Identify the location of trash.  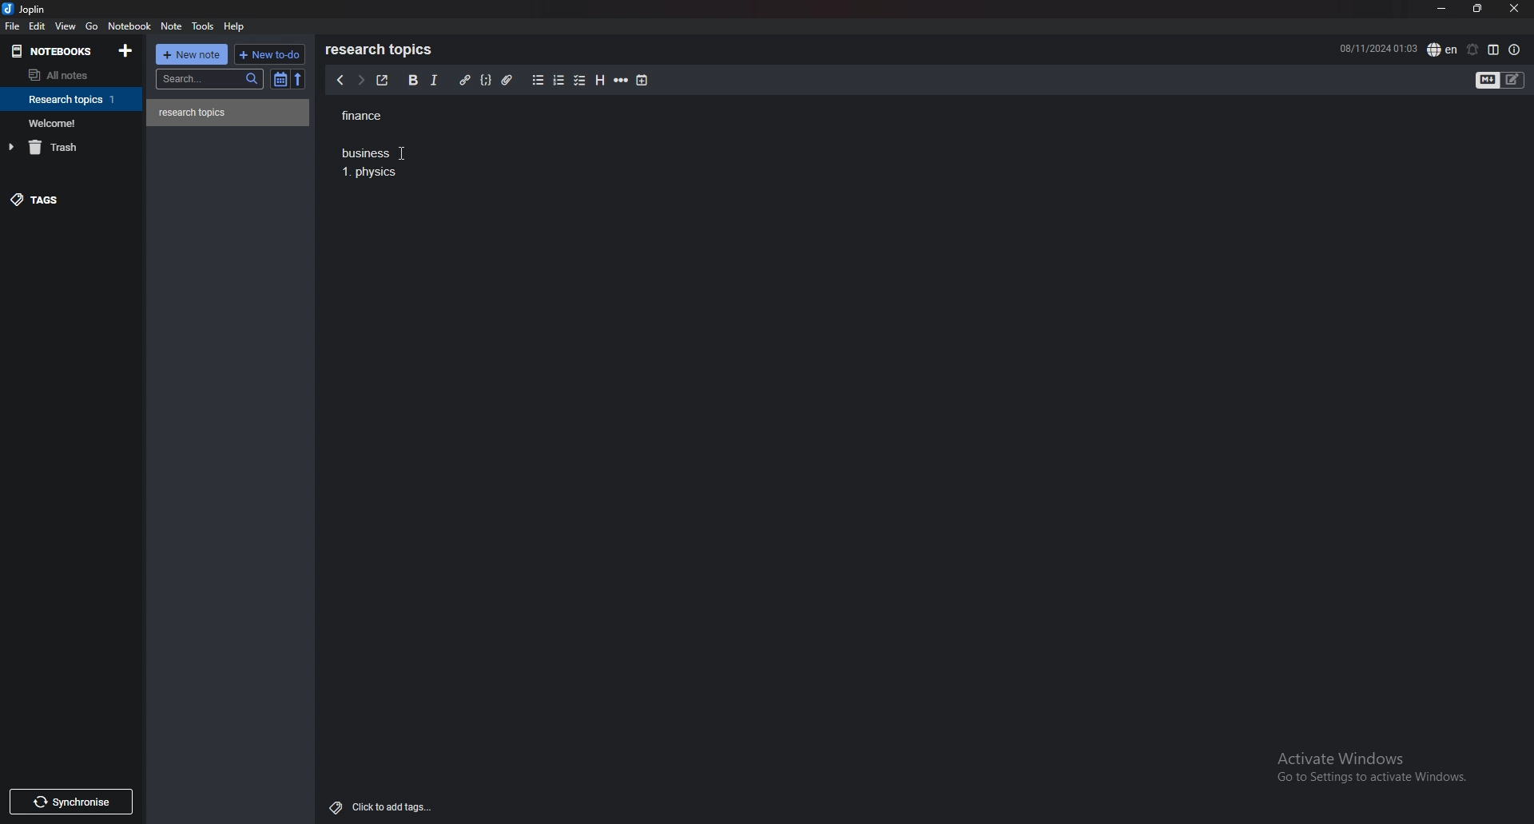
(74, 147).